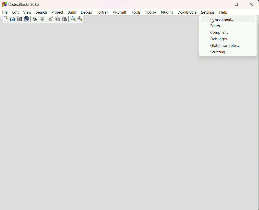 The width and height of the screenshot is (259, 210). What do you see at coordinates (42, 19) in the screenshot?
I see `redo` at bounding box center [42, 19].